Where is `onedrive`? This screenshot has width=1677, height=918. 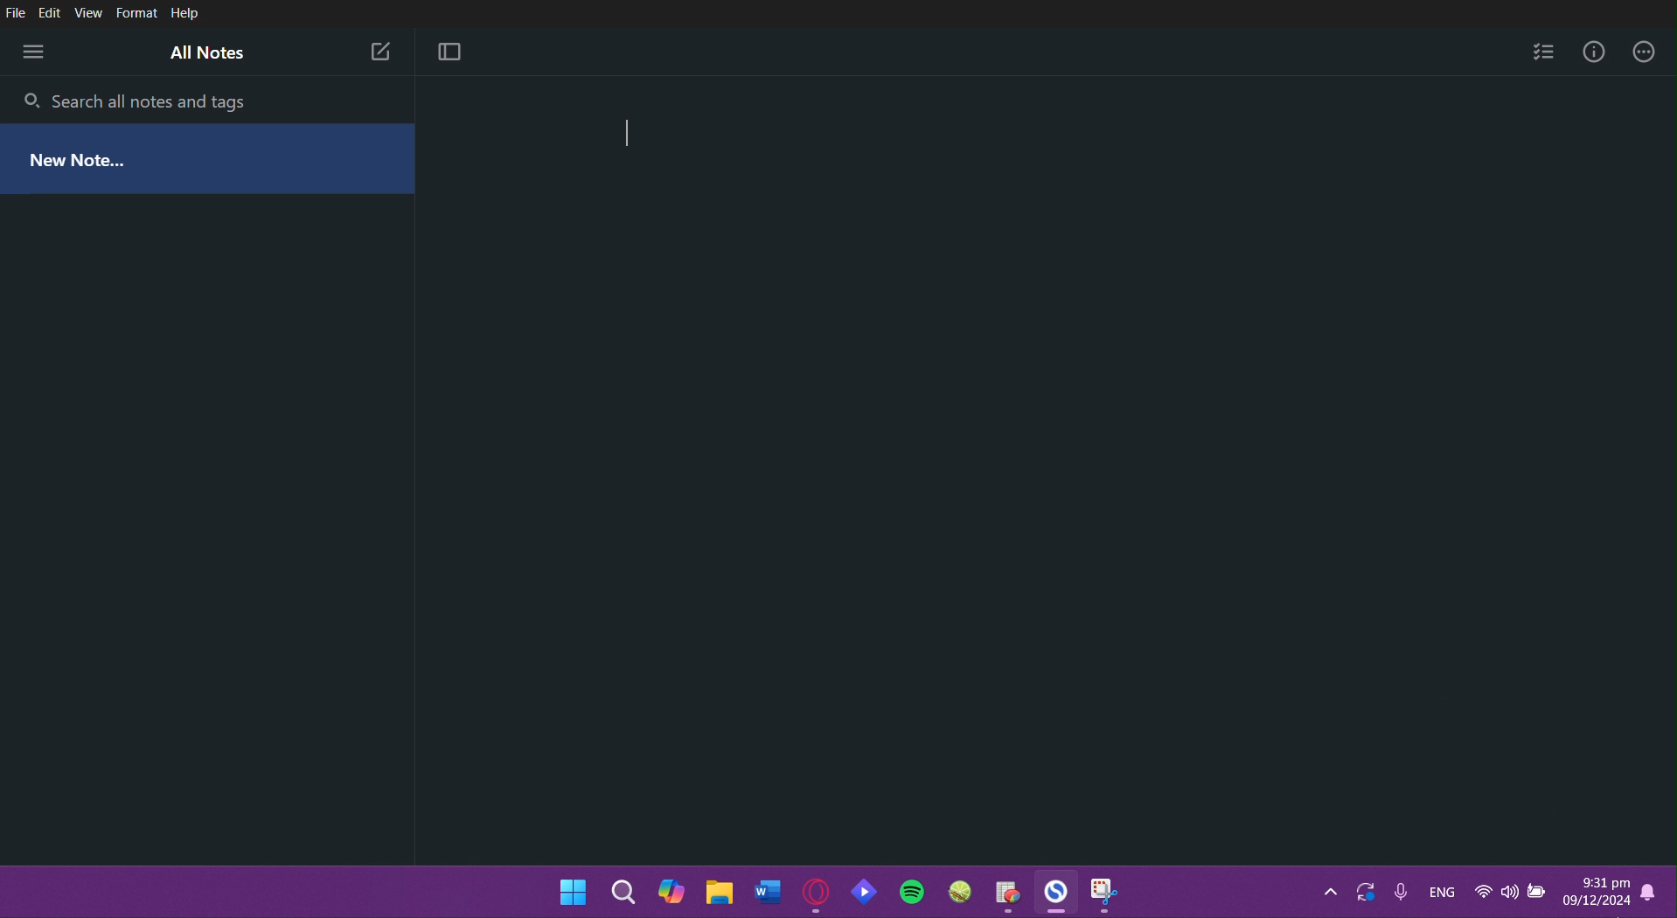 onedrive is located at coordinates (1367, 891).